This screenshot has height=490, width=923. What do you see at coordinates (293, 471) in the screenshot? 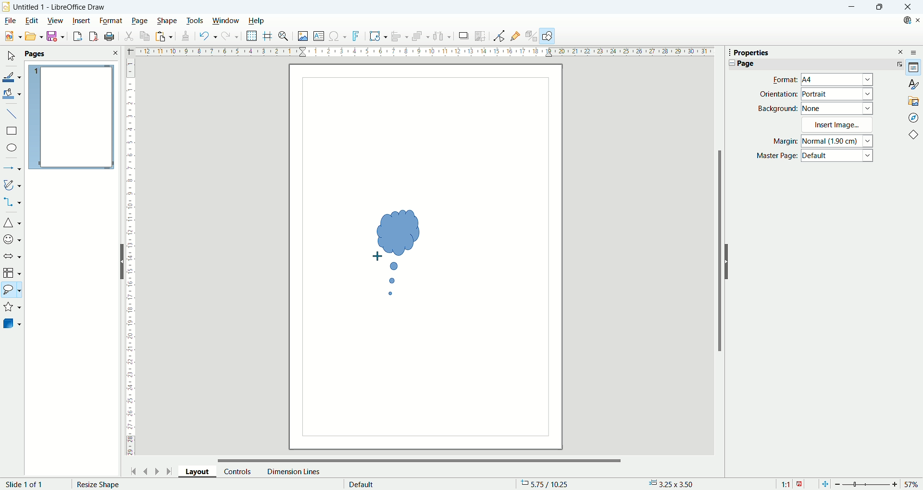
I see `dimension lines` at bounding box center [293, 471].